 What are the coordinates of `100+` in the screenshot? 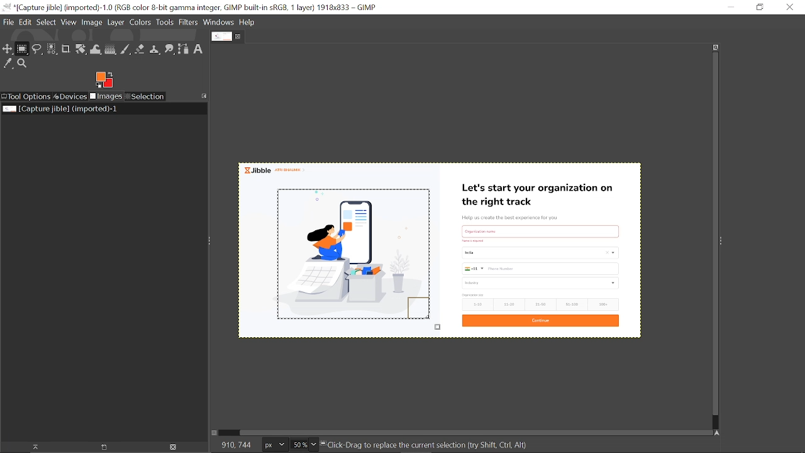 It's located at (603, 305).